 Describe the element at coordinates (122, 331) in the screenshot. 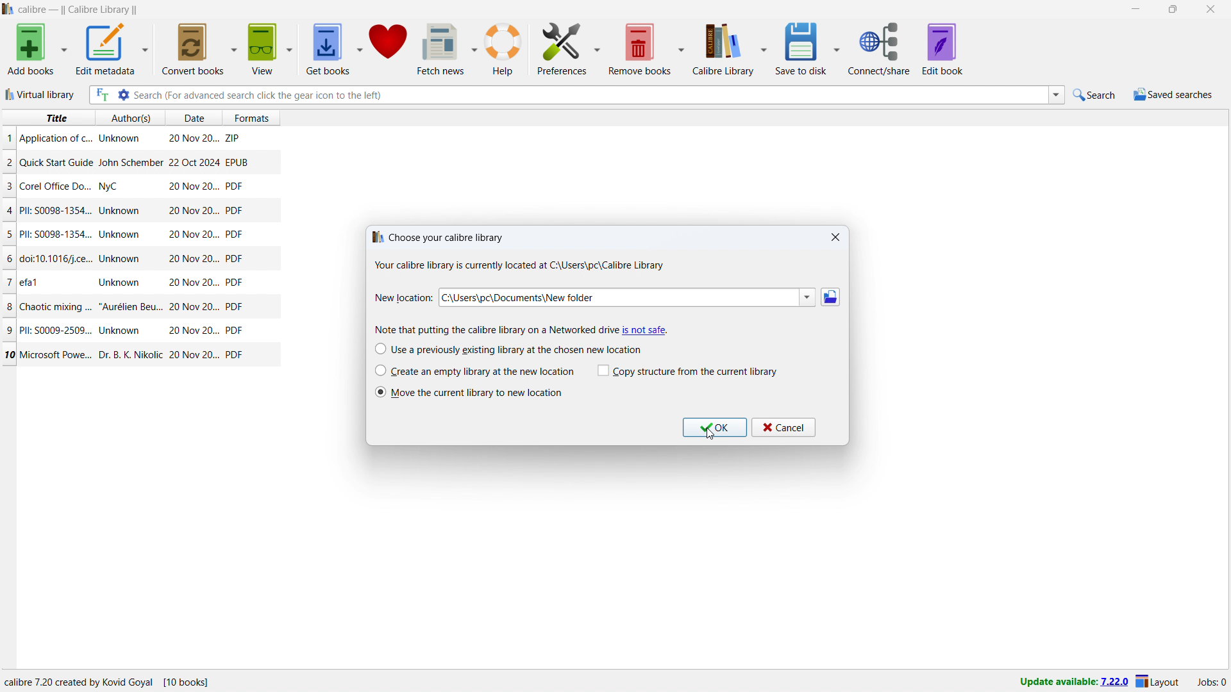

I see `Author` at that location.